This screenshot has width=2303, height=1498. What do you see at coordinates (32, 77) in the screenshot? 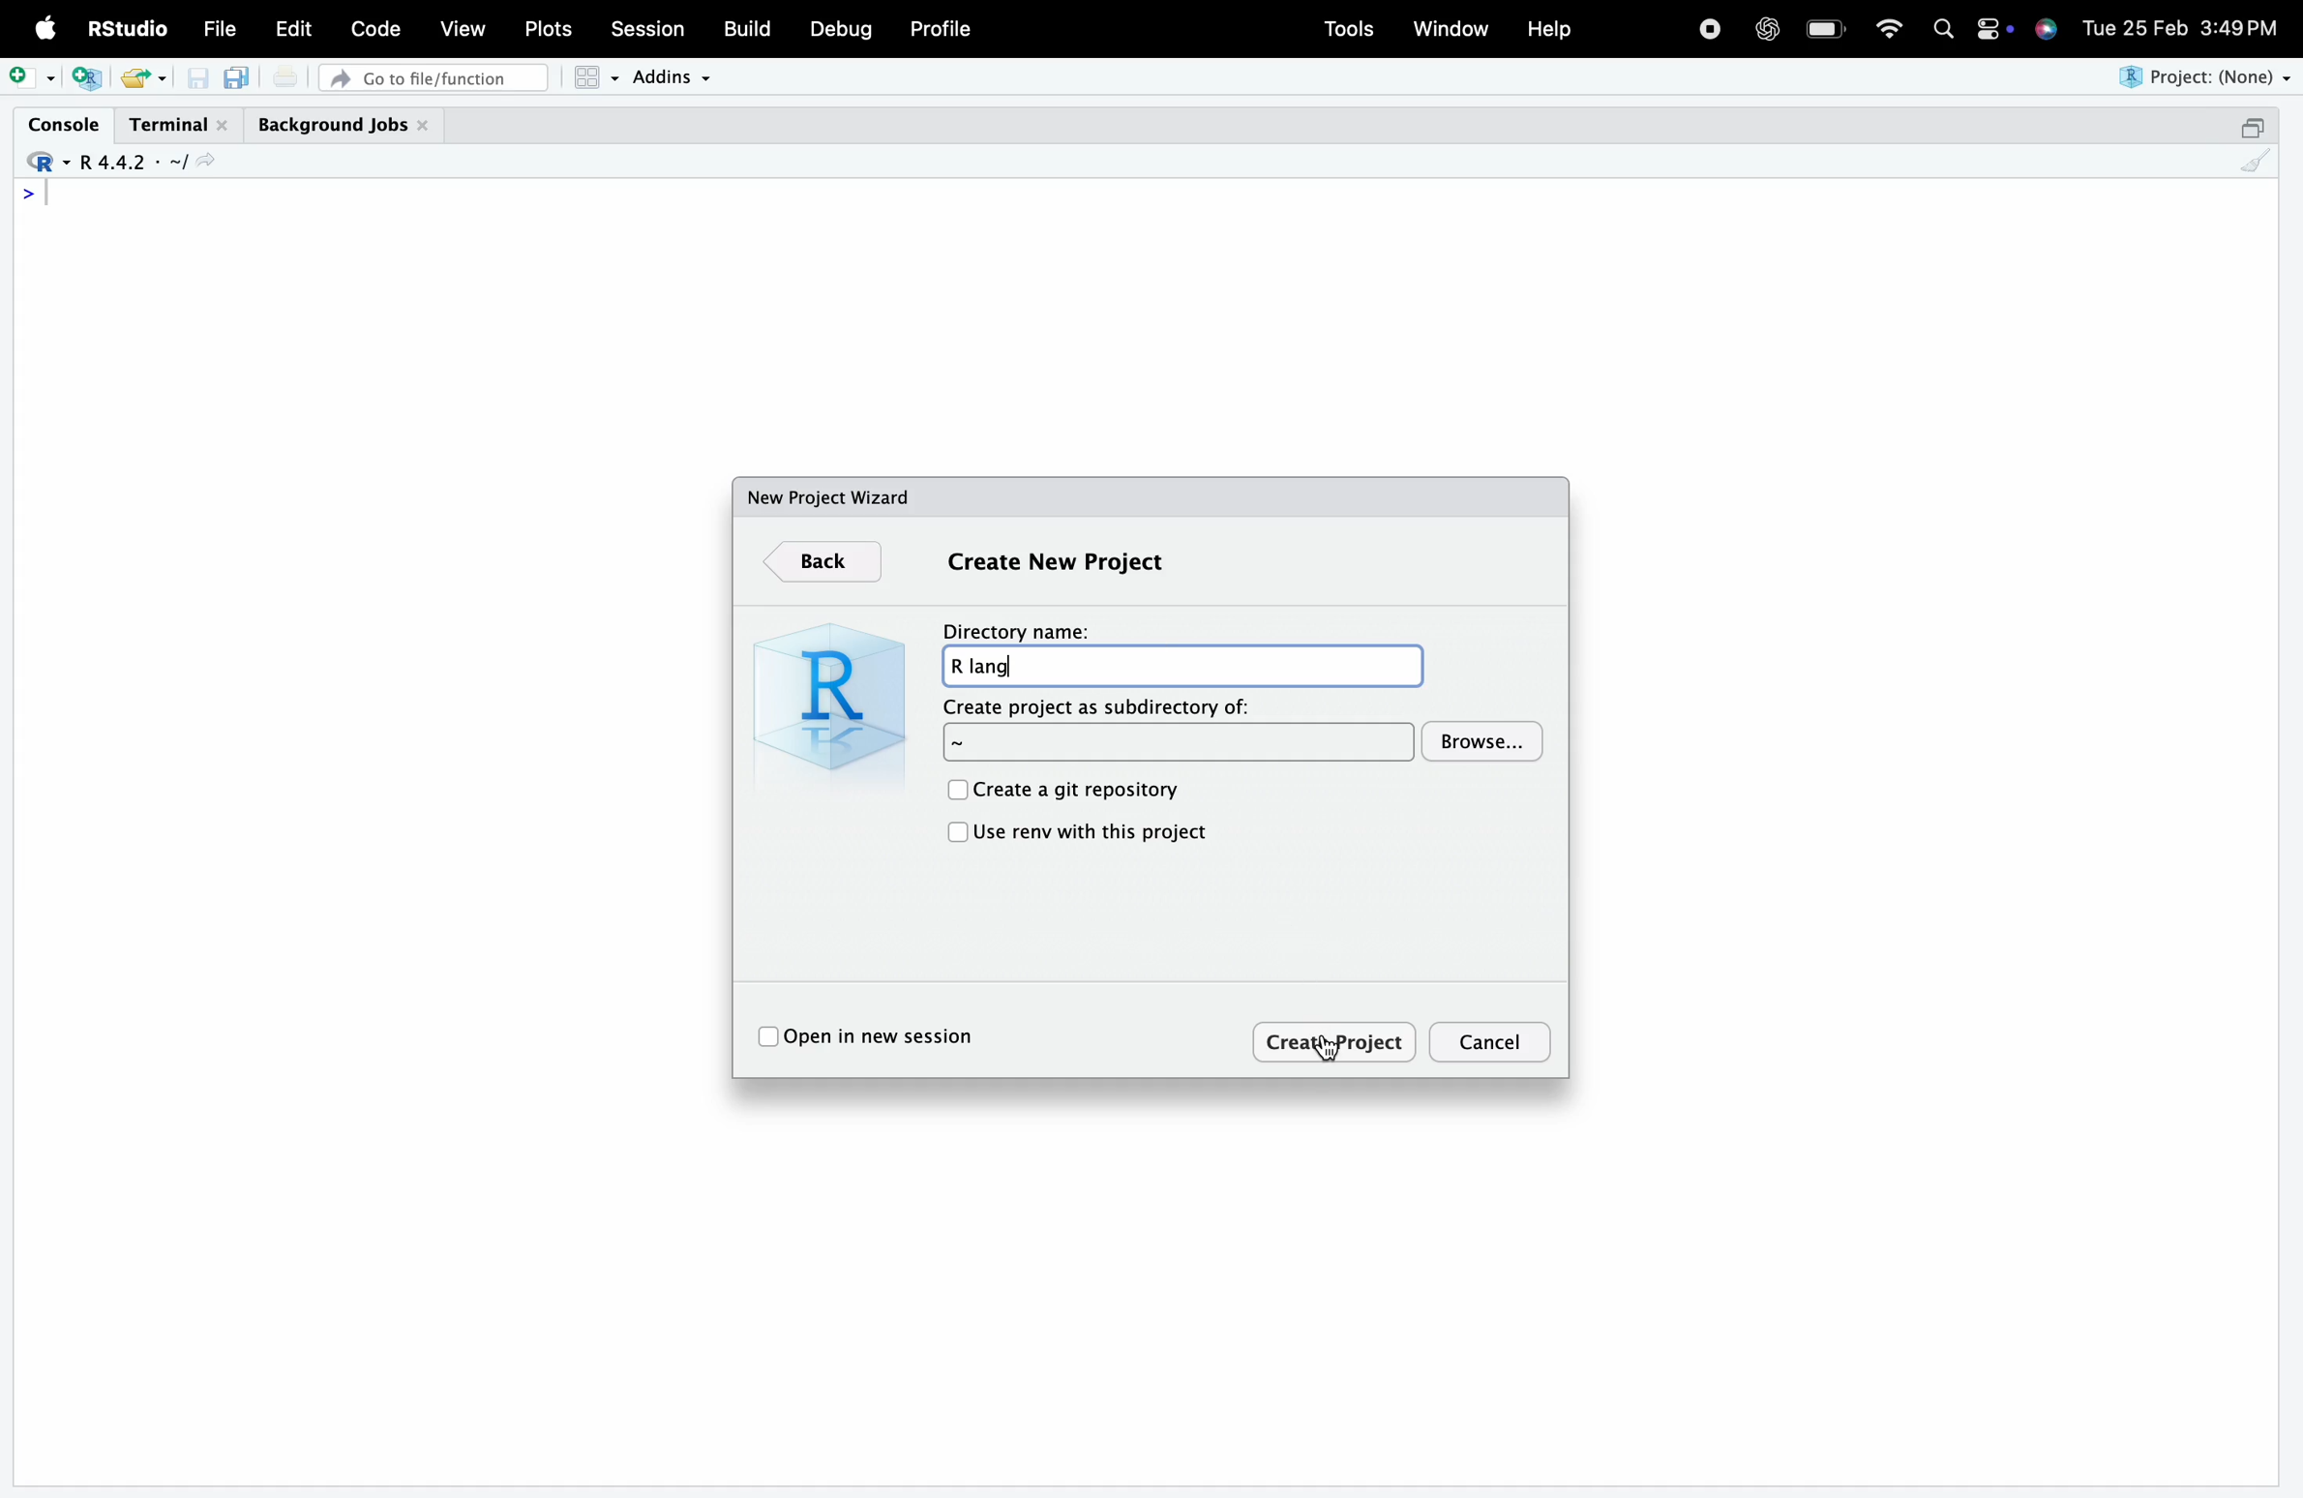
I see `new file` at bounding box center [32, 77].